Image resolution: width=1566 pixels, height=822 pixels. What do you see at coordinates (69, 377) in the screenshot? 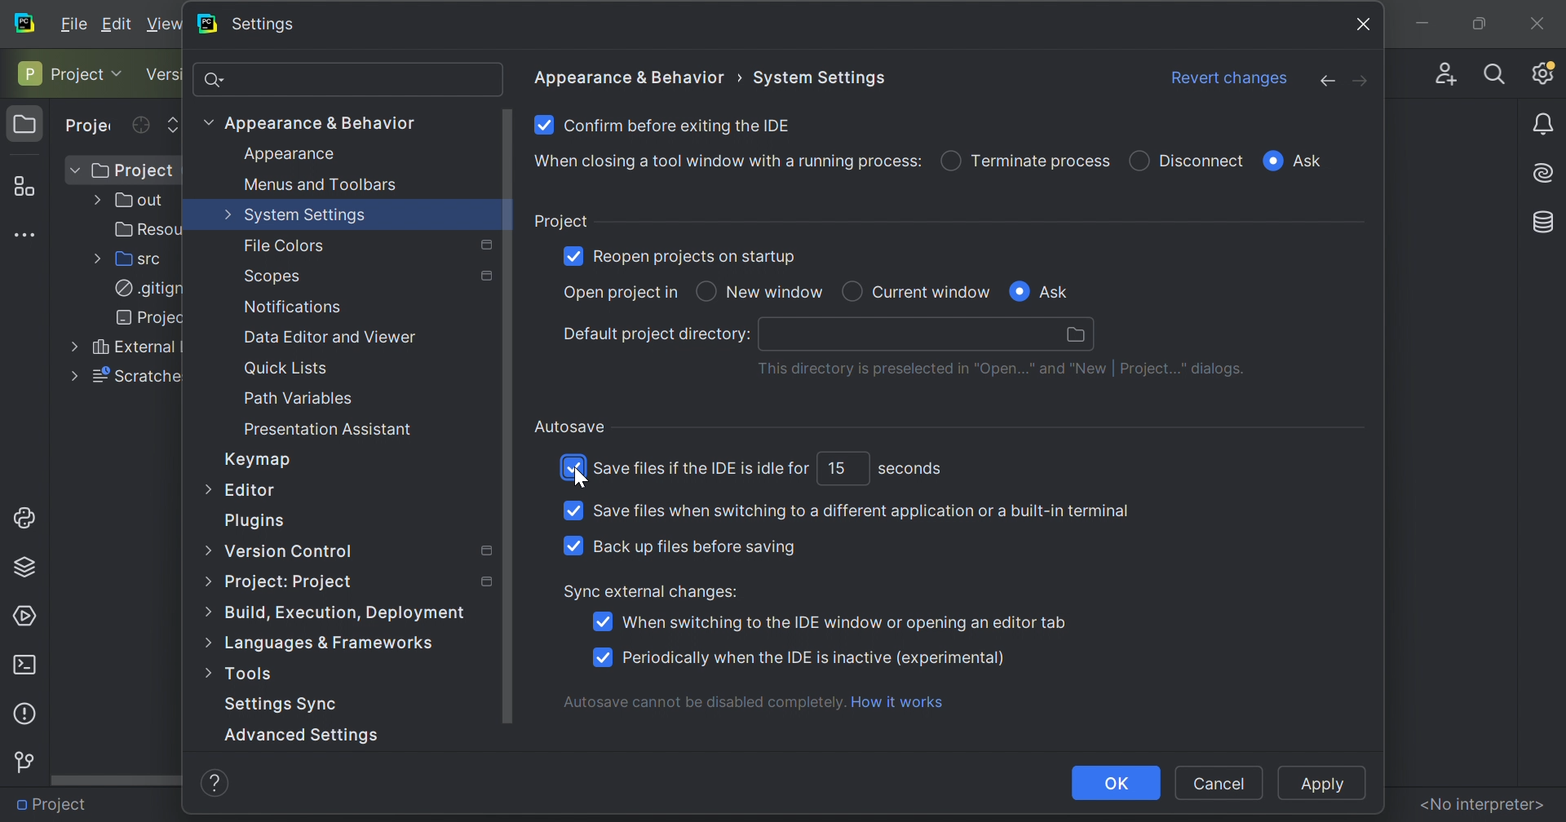
I see `More` at bounding box center [69, 377].